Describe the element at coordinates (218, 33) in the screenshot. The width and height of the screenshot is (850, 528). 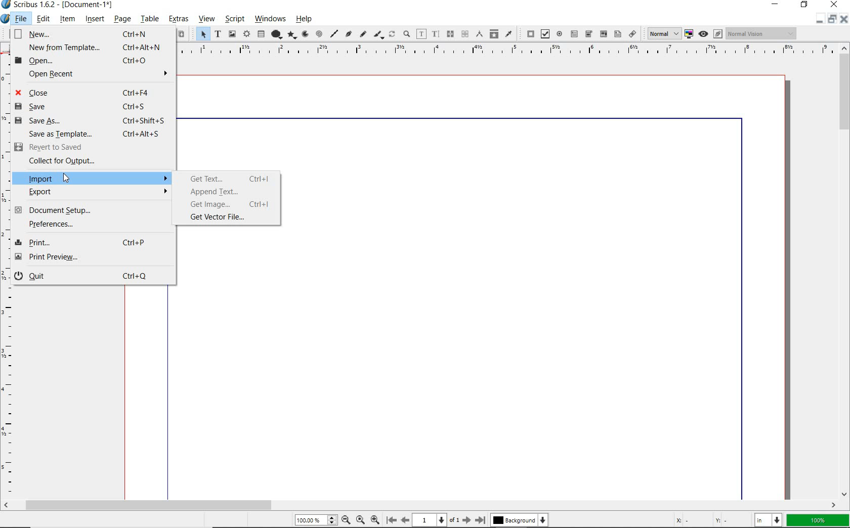
I see `text frame` at that location.